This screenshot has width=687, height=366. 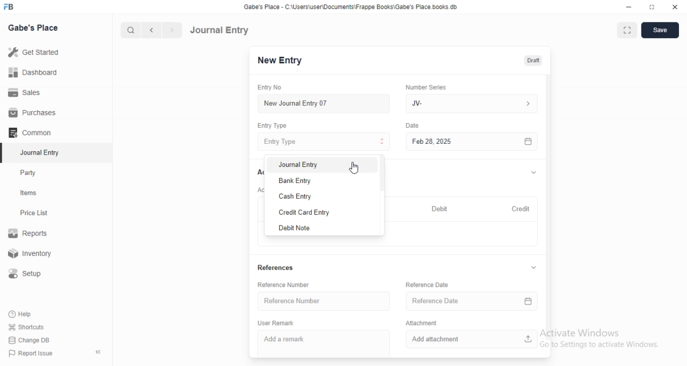 I want to click on Price List, so click(x=33, y=213).